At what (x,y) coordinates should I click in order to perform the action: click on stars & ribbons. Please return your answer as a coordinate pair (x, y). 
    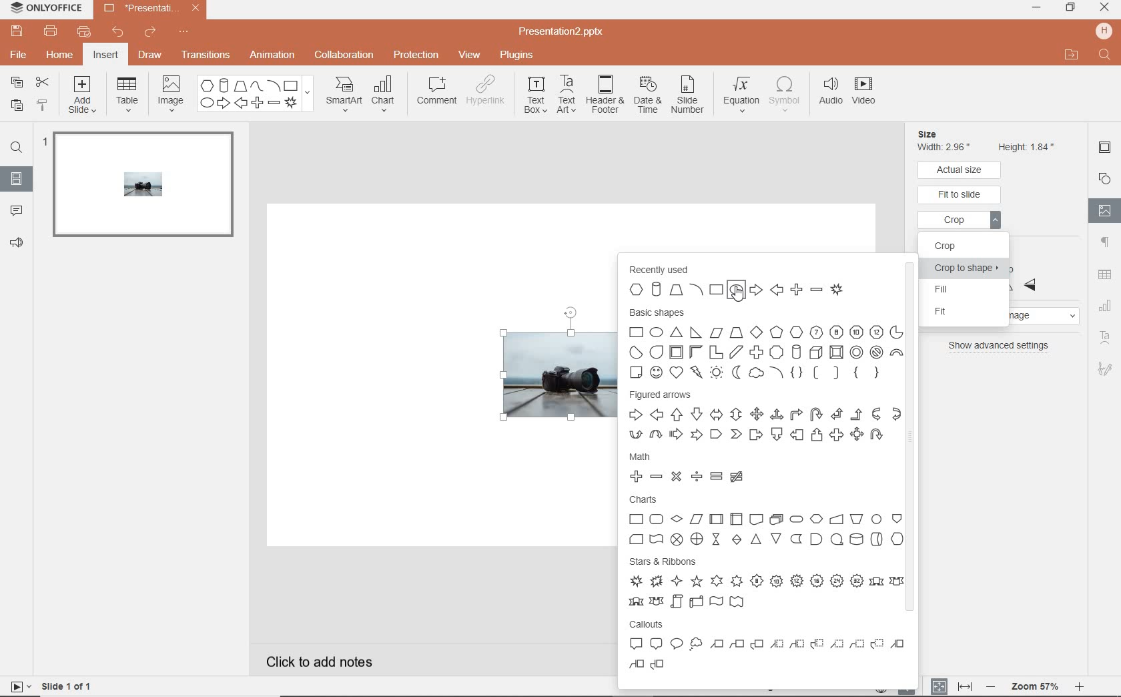
    Looking at the image, I should click on (765, 583).